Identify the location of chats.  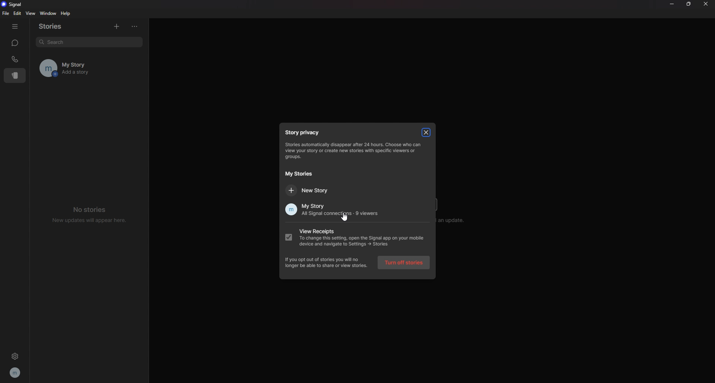
(15, 43).